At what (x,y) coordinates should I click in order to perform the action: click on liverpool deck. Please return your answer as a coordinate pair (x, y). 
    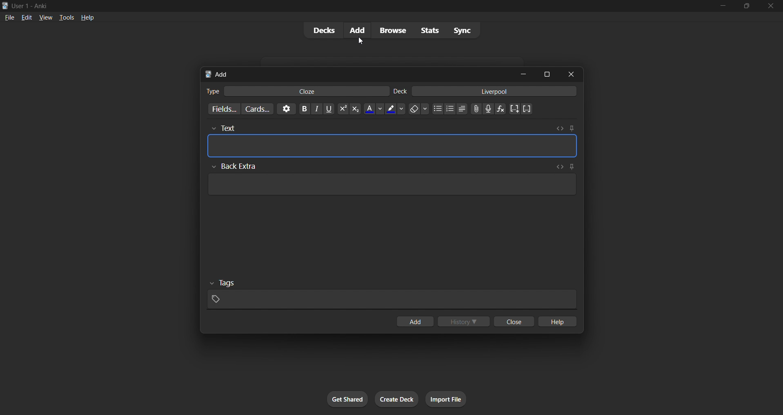
    Looking at the image, I should click on (497, 93).